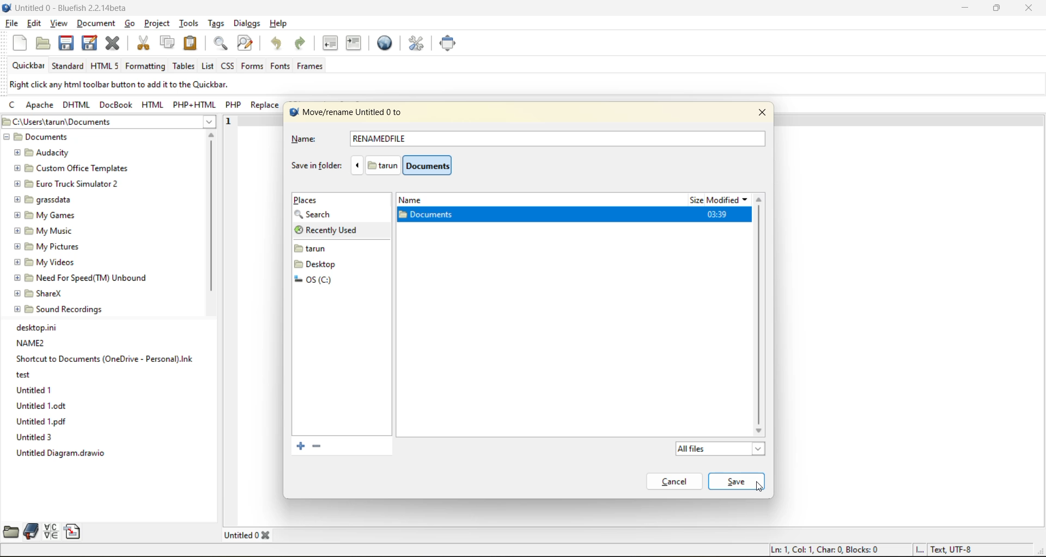 This screenshot has height=557, width=1046. I want to click on cut, so click(144, 43).